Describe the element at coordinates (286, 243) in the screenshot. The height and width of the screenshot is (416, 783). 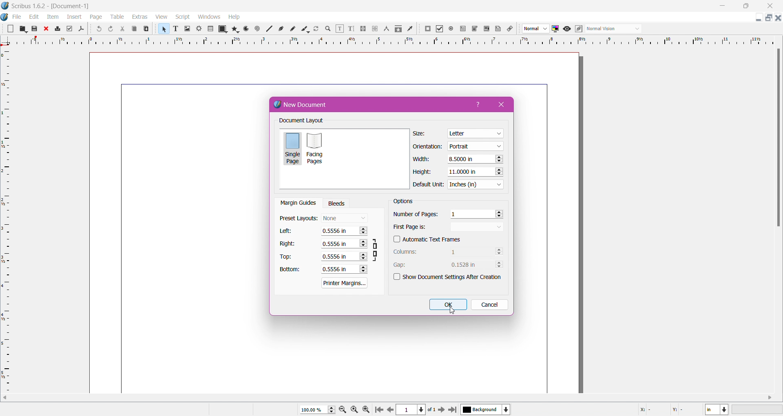
I see `right` at that location.